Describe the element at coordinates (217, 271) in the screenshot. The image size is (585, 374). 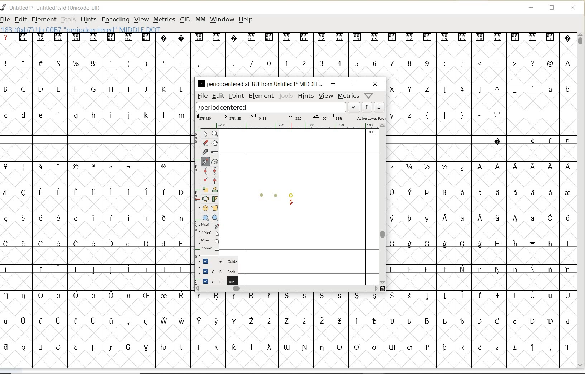
I see `background` at that location.